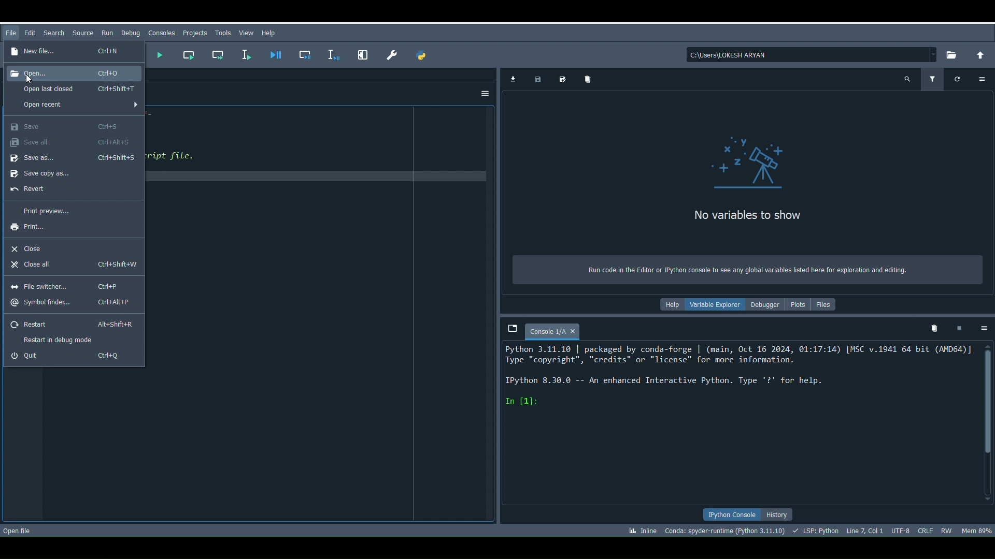  I want to click on Quit, so click(70, 357).